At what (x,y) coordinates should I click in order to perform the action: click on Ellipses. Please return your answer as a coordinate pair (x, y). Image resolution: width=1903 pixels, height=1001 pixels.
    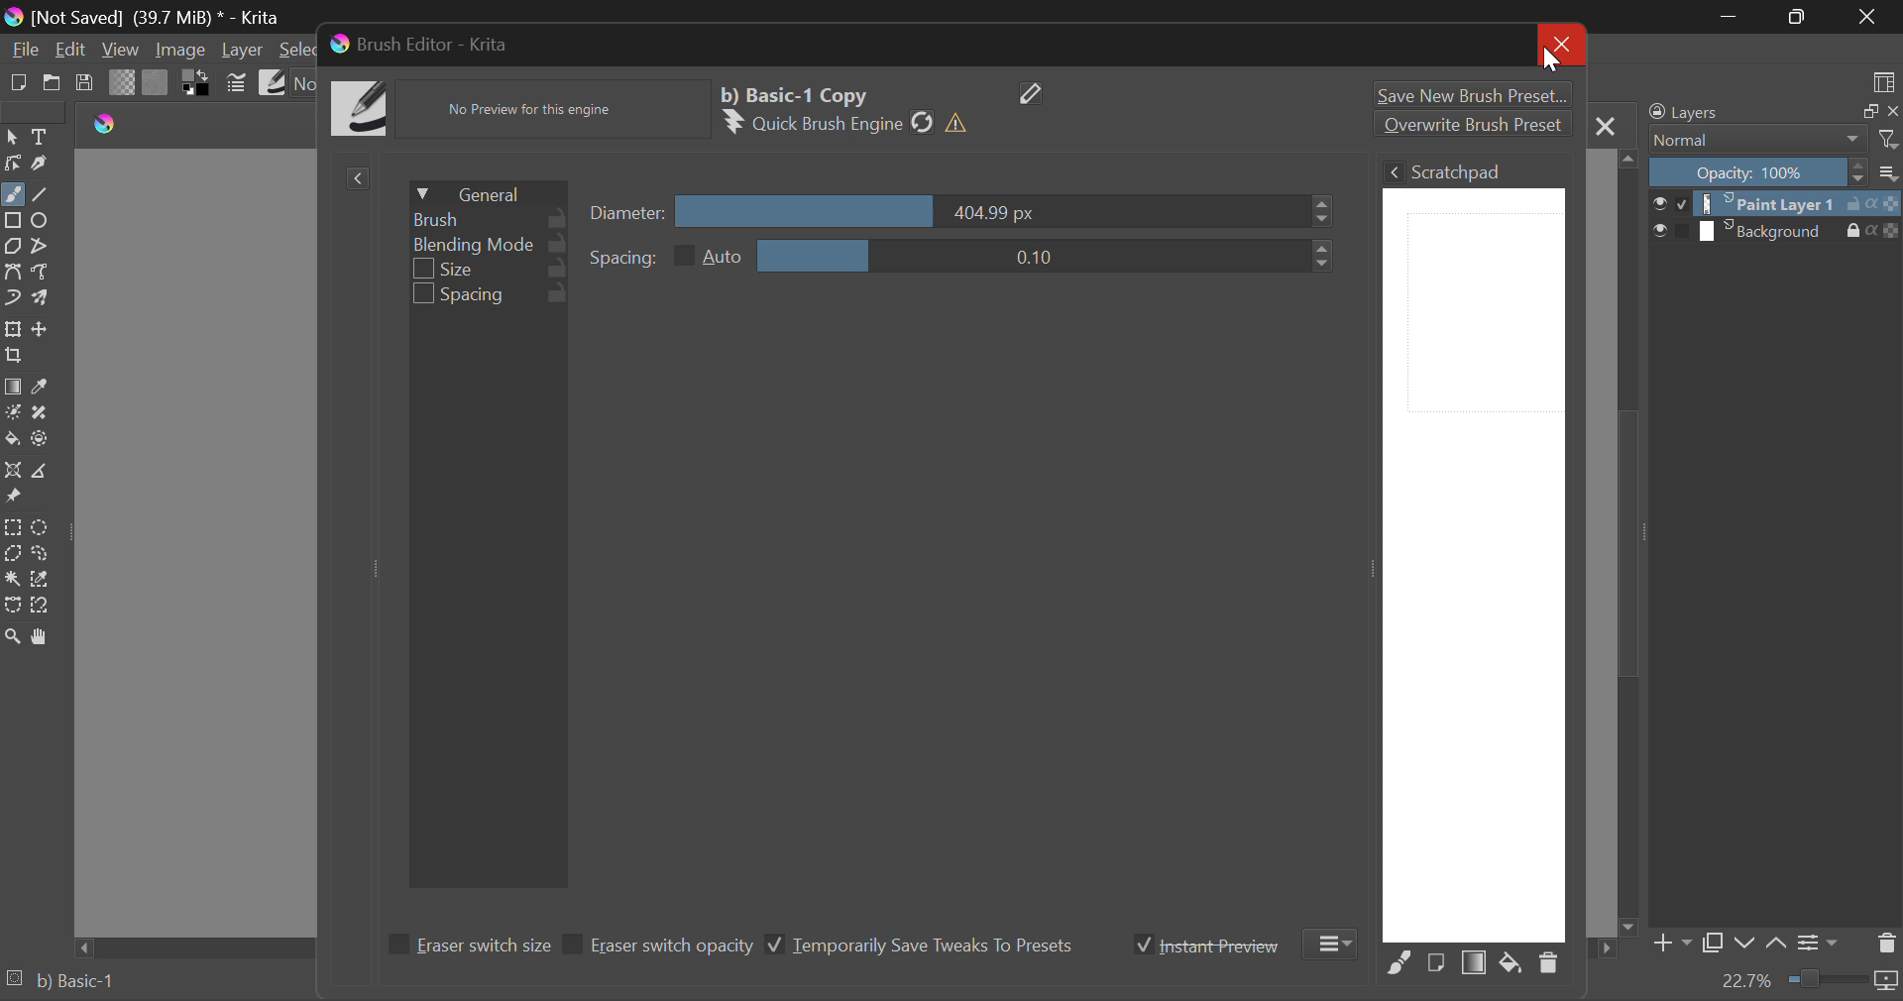
    Looking at the image, I should click on (43, 222).